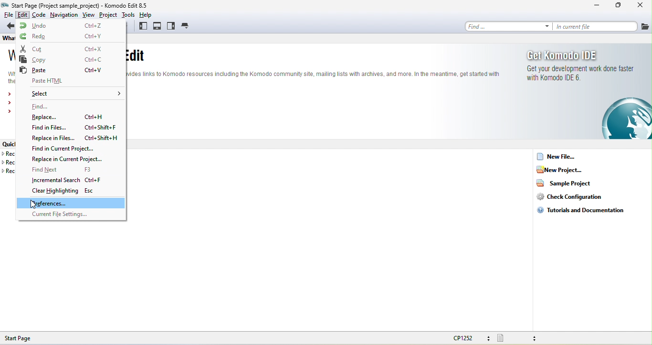 Image resolution: width=652 pixels, height=345 pixels. Describe the element at coordinates (508, 26) in the screenshot. I see `find` at that location.